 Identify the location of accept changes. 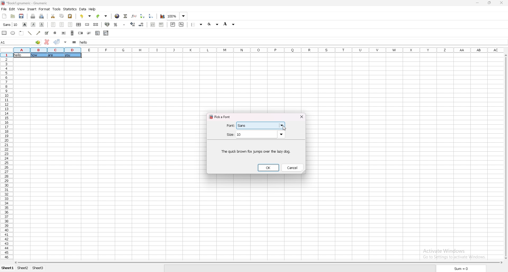
(57, 42).